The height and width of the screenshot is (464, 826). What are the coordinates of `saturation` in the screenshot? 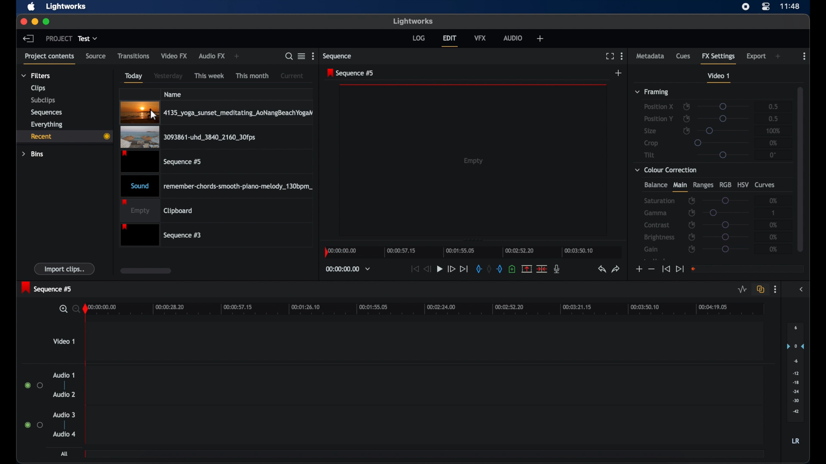 It's located at (660, 200).